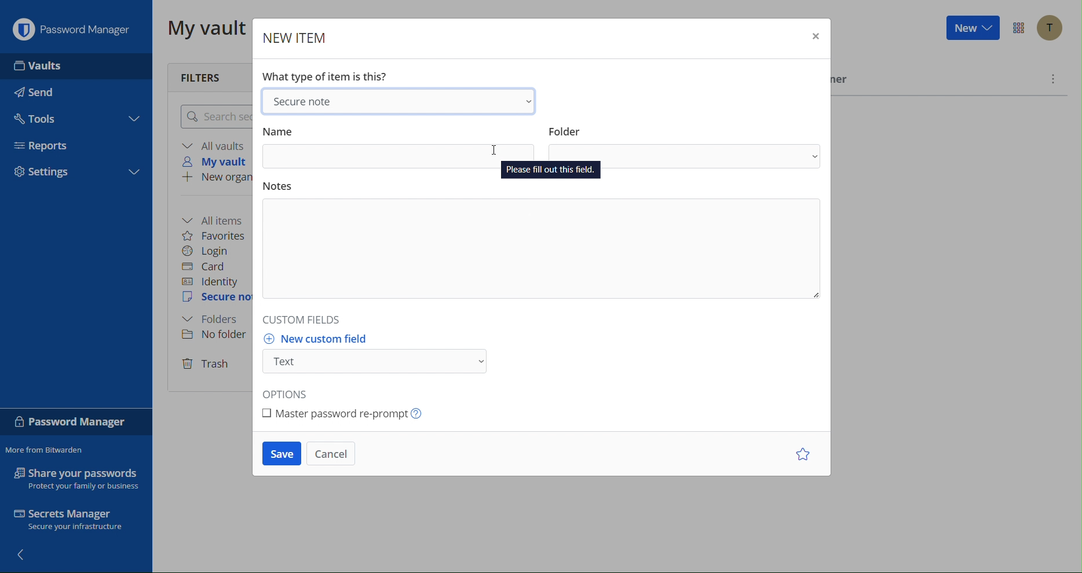 The width and height of the screenshot is (1082, 573). Describe the element at coordinates (399, 149) in the screenshot. I see `Name` at that location.